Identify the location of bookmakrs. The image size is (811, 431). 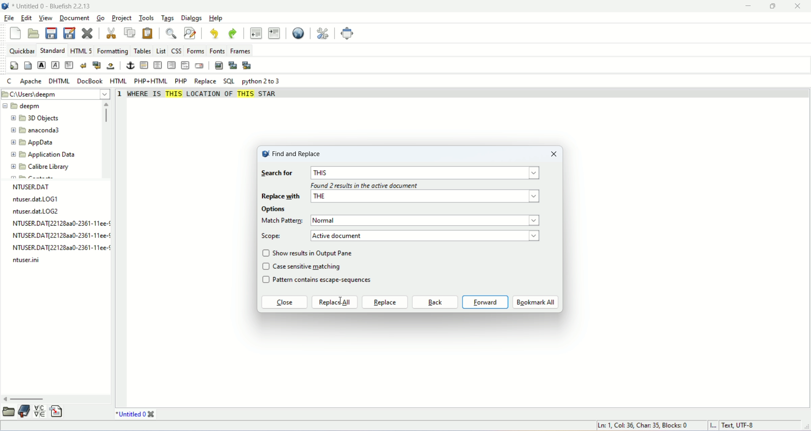
(24, 411).